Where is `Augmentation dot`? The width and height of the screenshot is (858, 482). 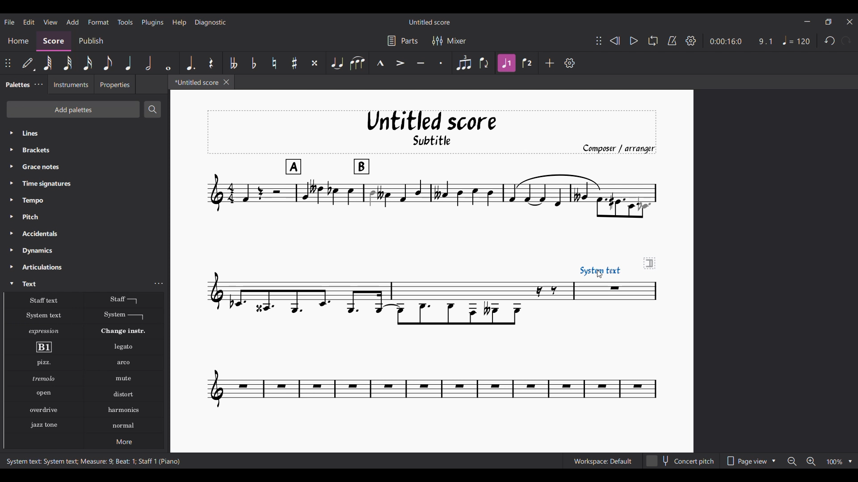 Augmentation dot is located at coordinates (189, 63).